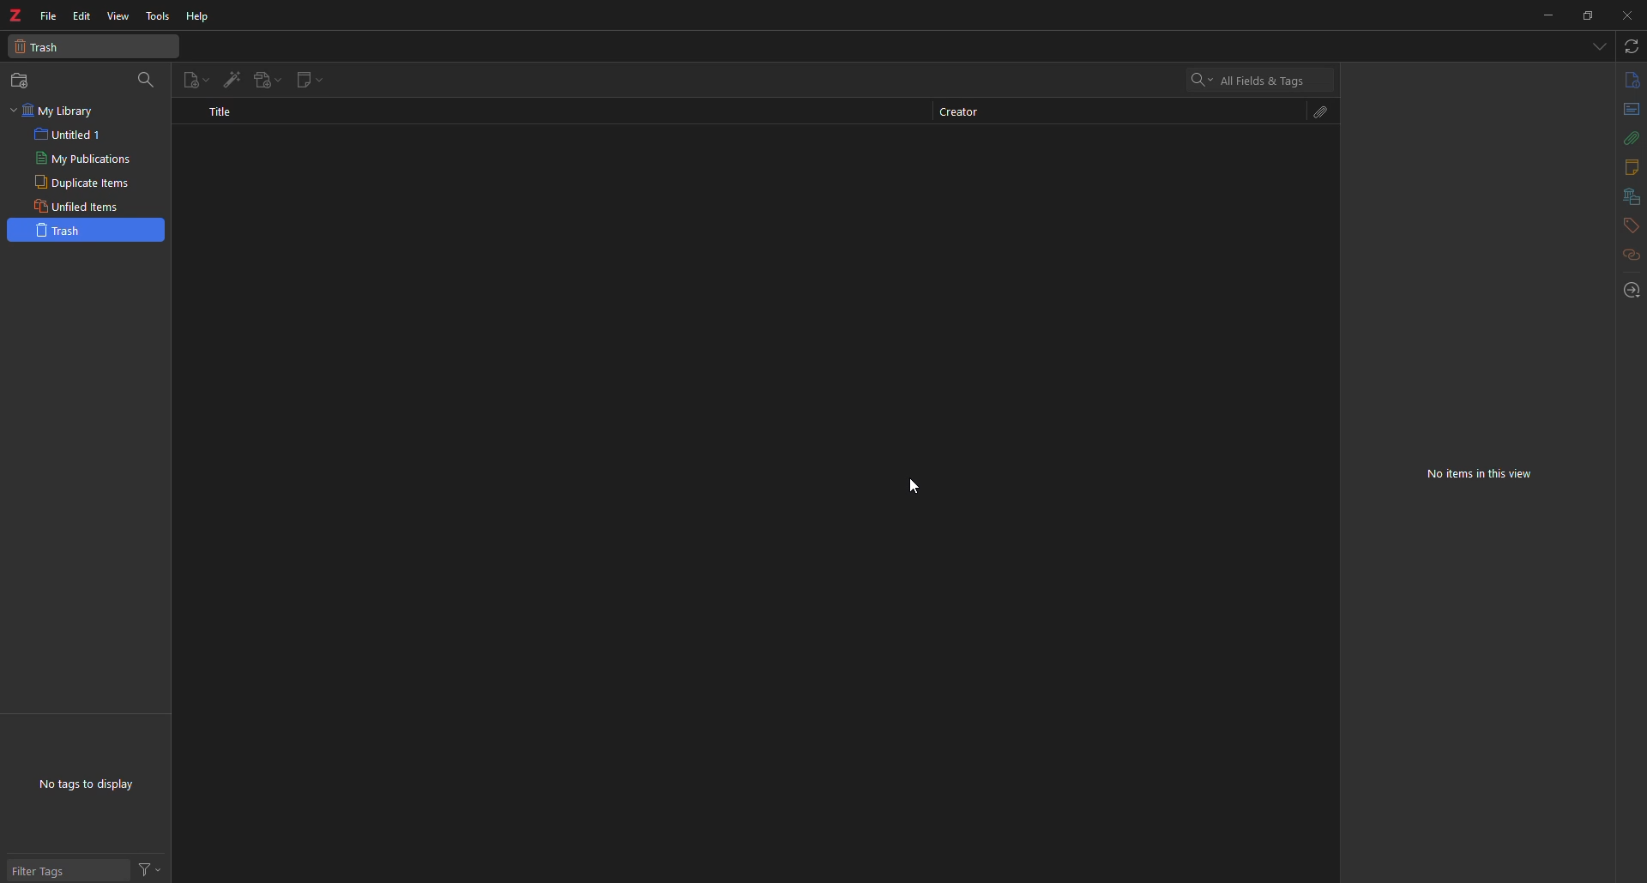  What do you see at coordinates (923, 486) in the screenshot?
I see `cursor` at bounding box center [923, 486].